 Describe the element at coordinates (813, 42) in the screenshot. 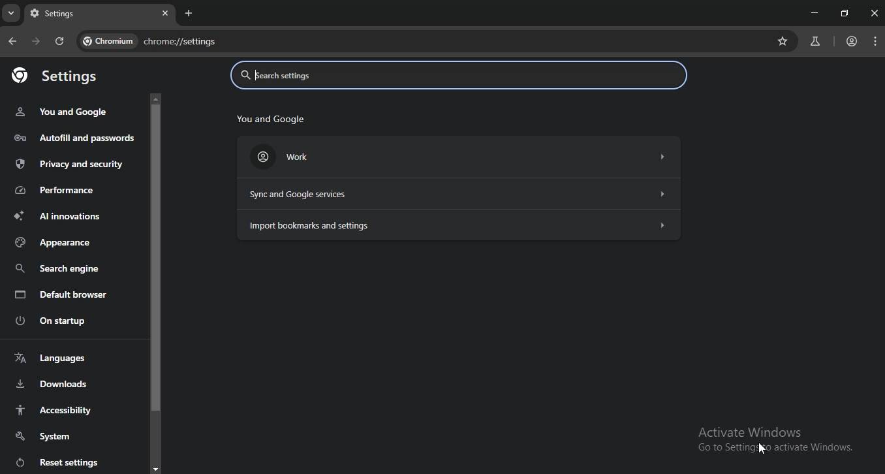

I see `search labs` at that location.